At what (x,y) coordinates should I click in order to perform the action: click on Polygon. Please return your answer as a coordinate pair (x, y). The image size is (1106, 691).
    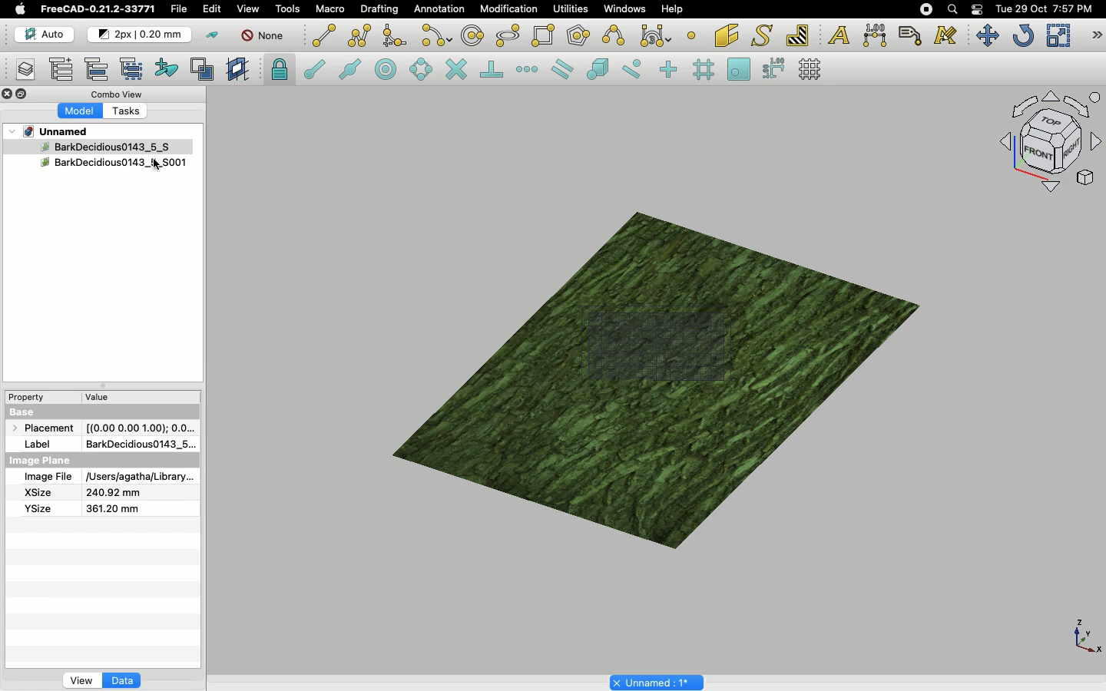
    Looking at the image, I should click on (580, 38).